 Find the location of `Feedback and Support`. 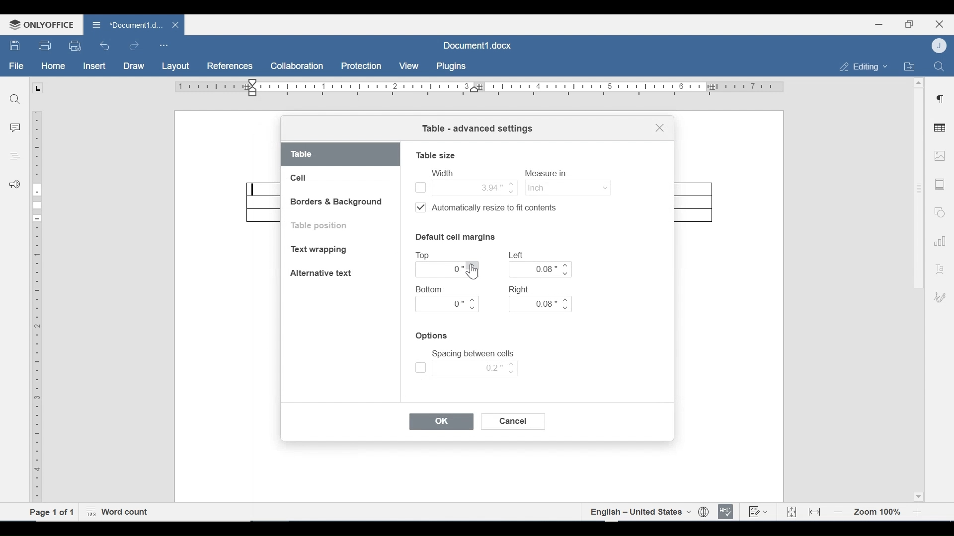

Feedback and Support is located at coordinates (14, 185).